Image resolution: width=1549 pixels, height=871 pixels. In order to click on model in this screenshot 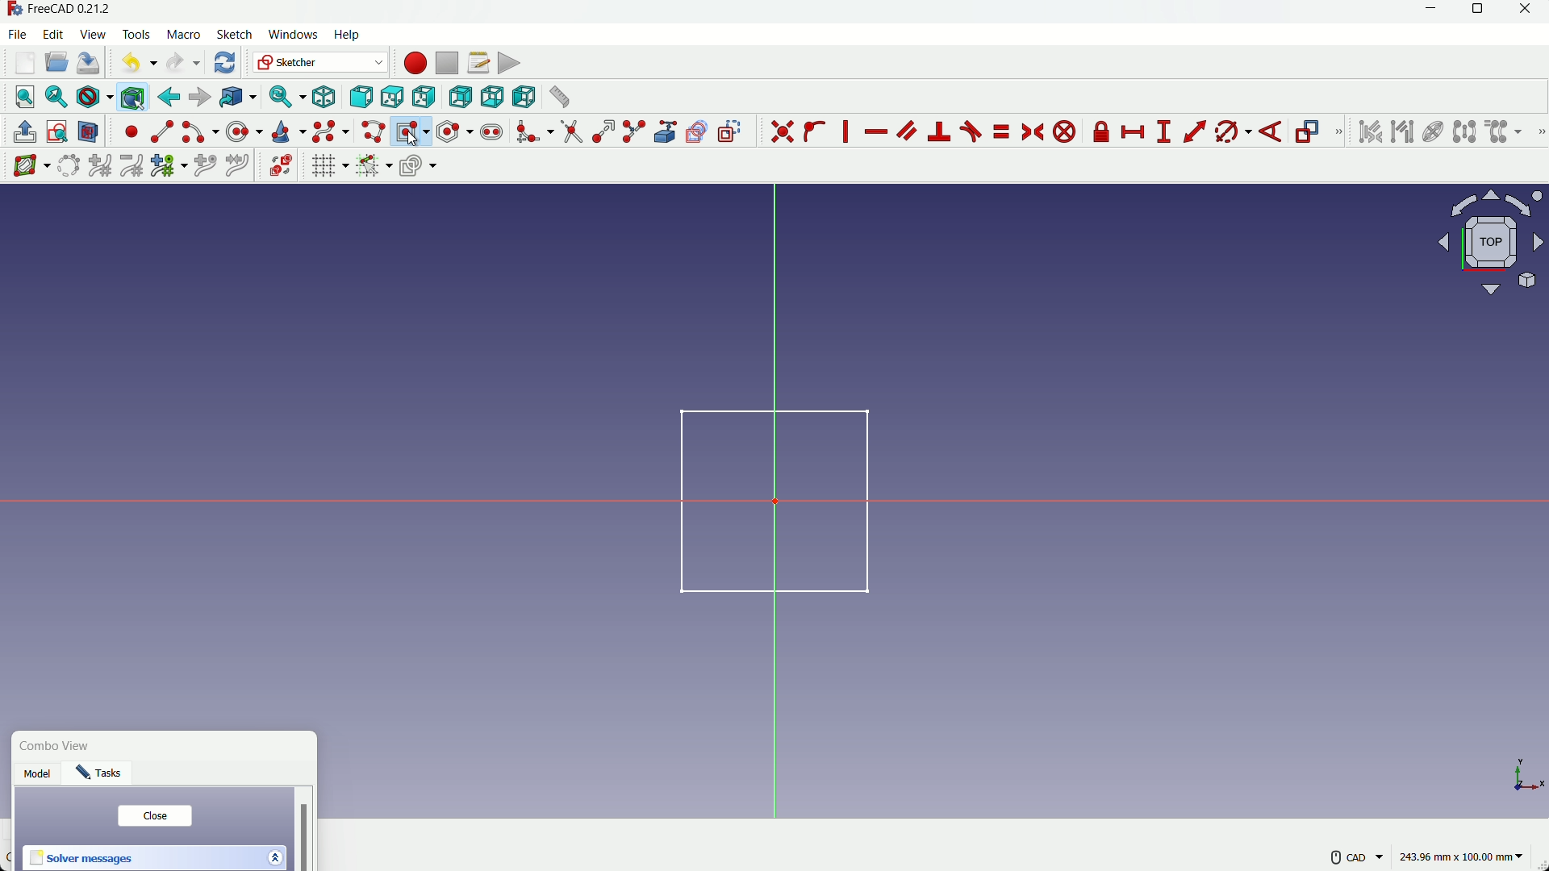, I will do `click(40, 776)`.